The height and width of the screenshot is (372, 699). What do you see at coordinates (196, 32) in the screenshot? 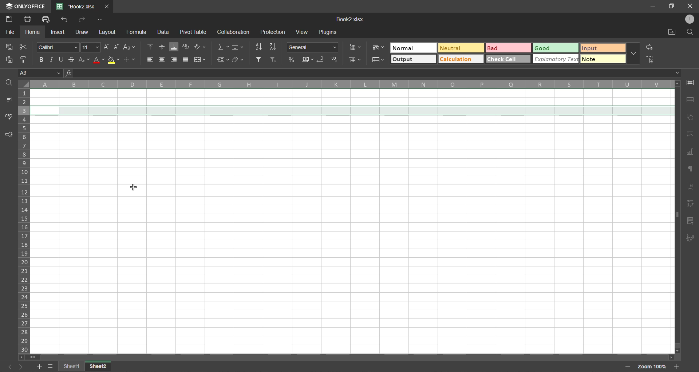
I see `pivot table` at bounding box center [196, 32].